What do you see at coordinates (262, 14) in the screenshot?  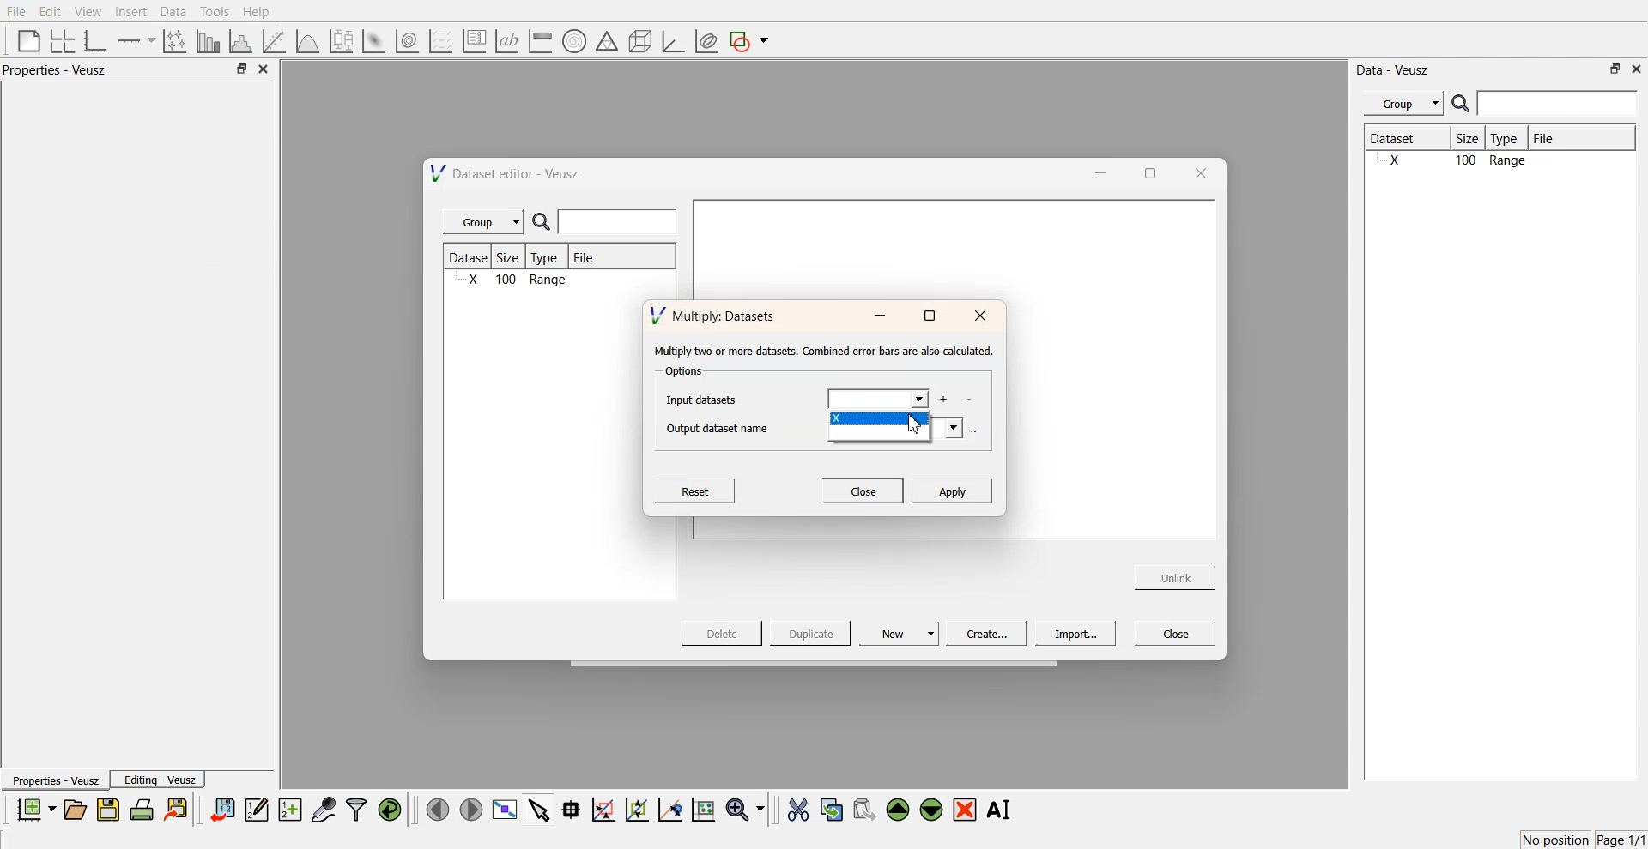 I see `Help` at bounding box center [262, 14].